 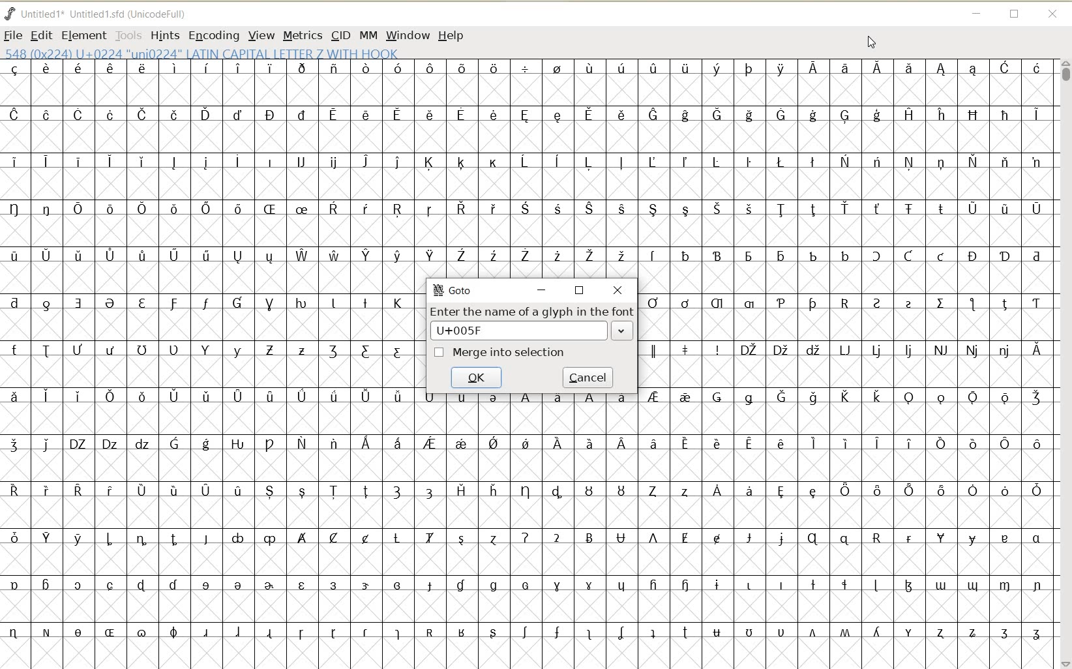 I want to click on Untitled1*Untitled1.sfd (UnicodeFull), so click(x=106, y=14).